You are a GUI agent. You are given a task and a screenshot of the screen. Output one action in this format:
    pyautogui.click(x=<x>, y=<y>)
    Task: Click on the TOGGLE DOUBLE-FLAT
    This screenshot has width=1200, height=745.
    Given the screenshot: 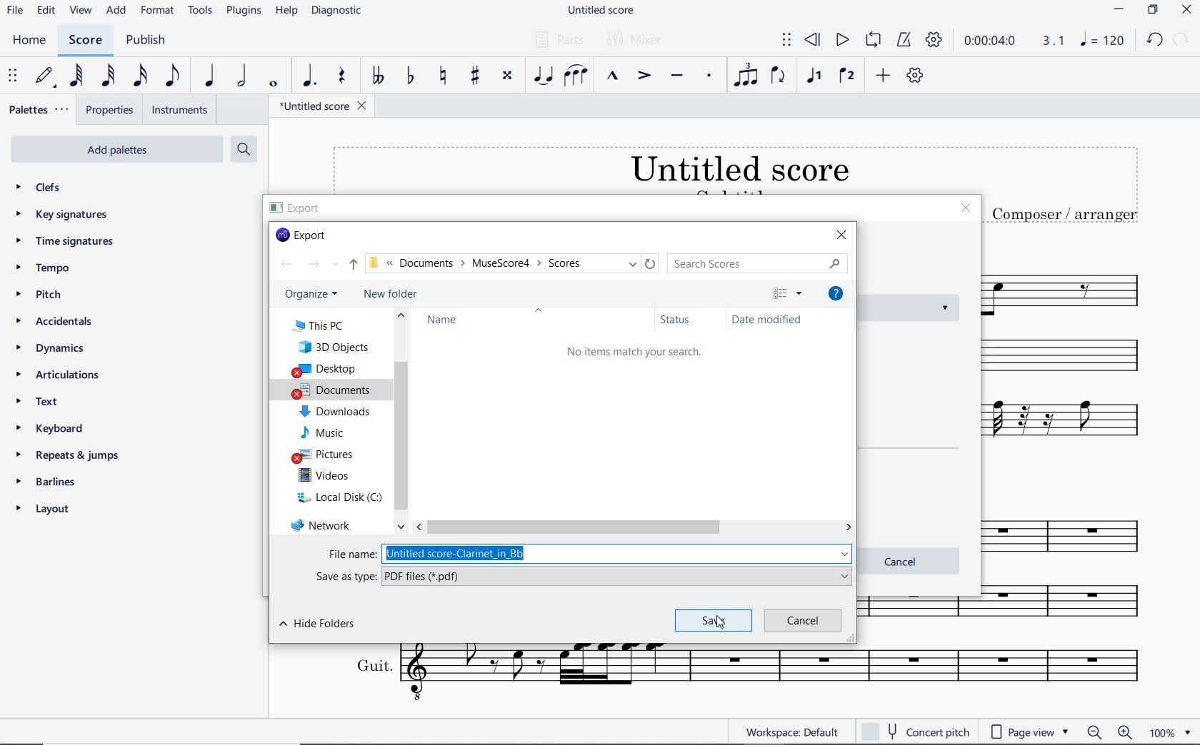 What is the action you would take?
    pyautogui.click(x=378, y=76)
    